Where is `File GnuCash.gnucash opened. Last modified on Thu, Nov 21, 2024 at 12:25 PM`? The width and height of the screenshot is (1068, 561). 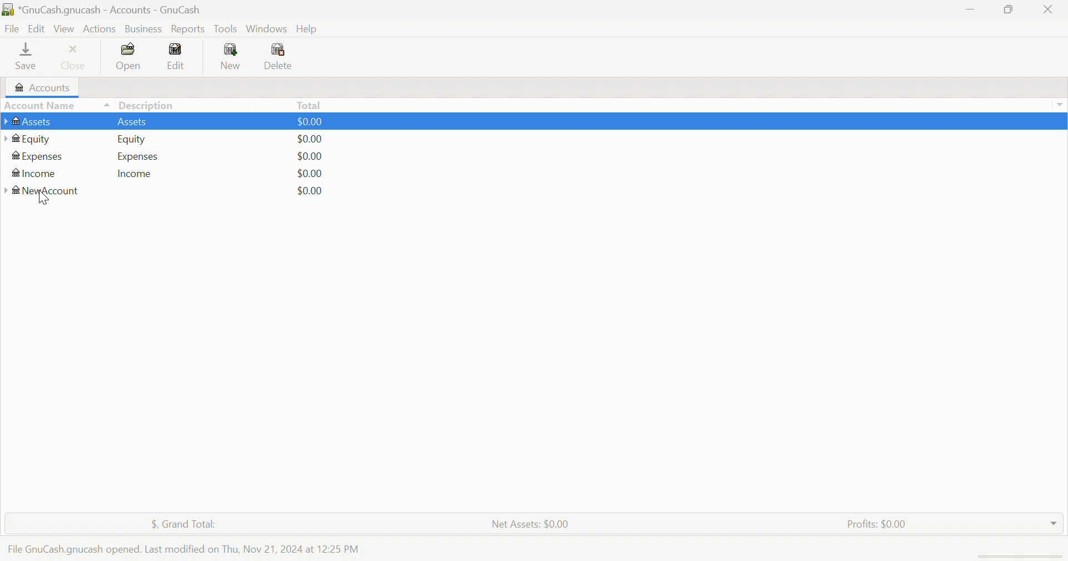 File GnuCash.gnucash opened. Last modified on Thu, Nov 21, 2024 at 12:25 PM is located at coordinates (182, 549).